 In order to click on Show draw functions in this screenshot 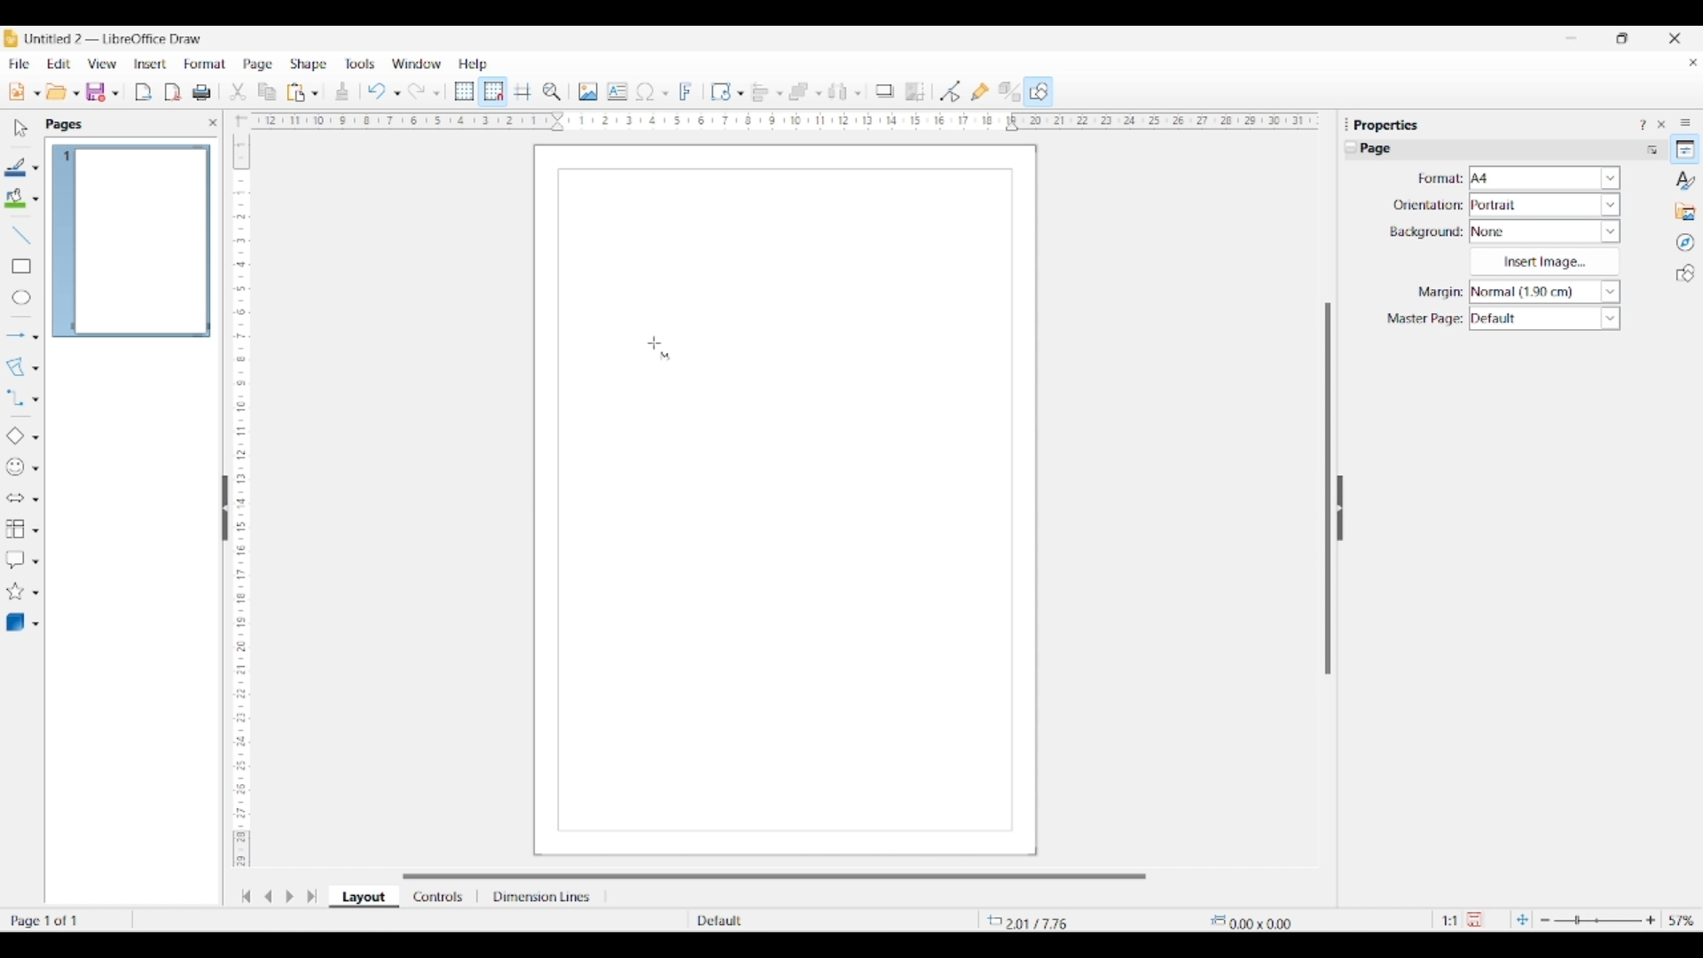, I will do `click(1039, 90)`.